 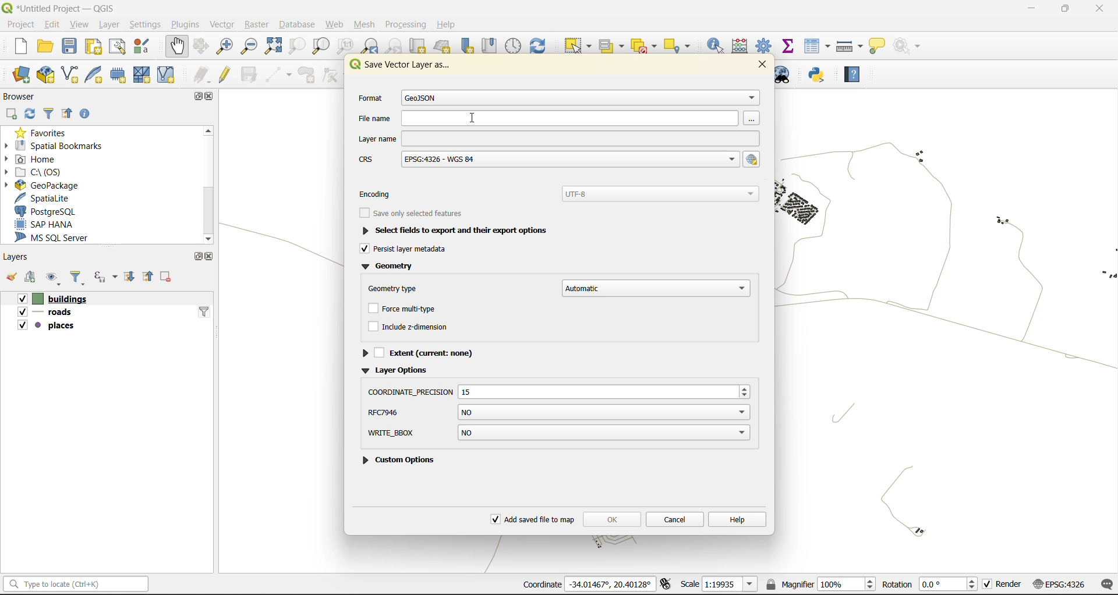 What do you see at coordinates (51, 278) in the screenshot?
I see `manage map` at bounding box center [51, 278].